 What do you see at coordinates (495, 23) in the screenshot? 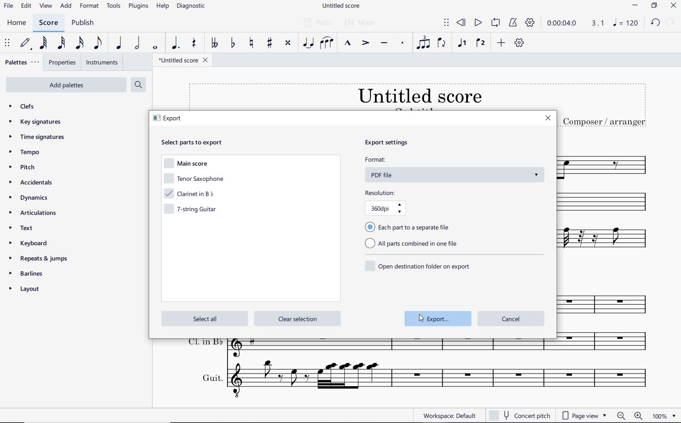
I see `LOOP PLAYBACK` at bounding box center [495, 23].